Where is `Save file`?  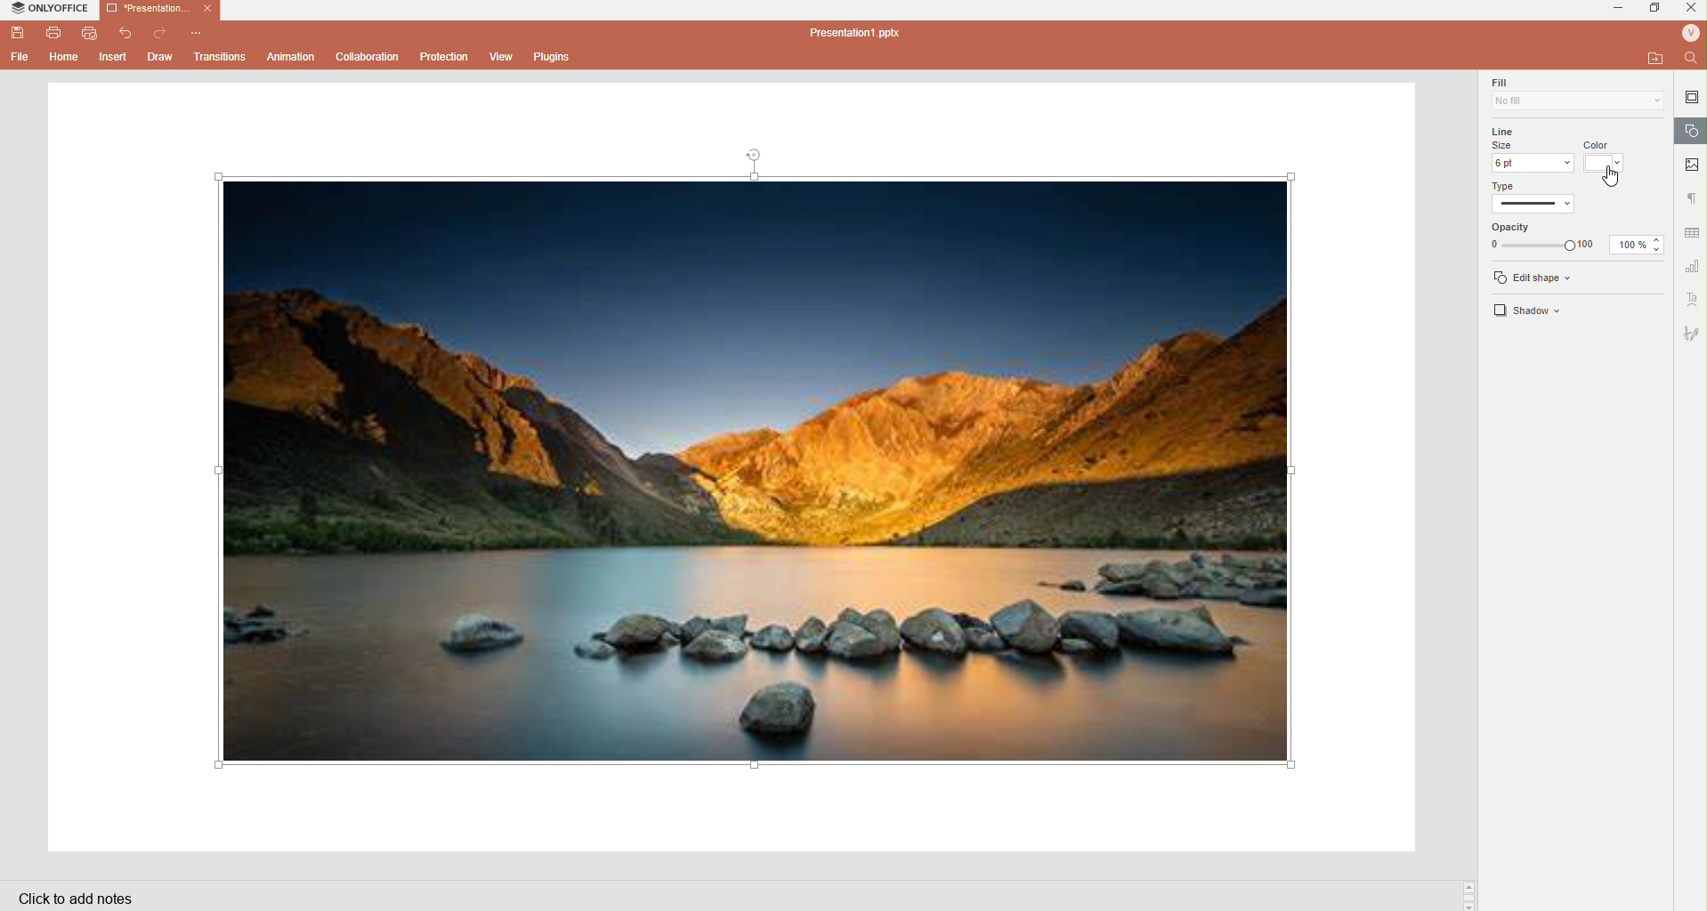 Save file is located at coordinates (17, 35).